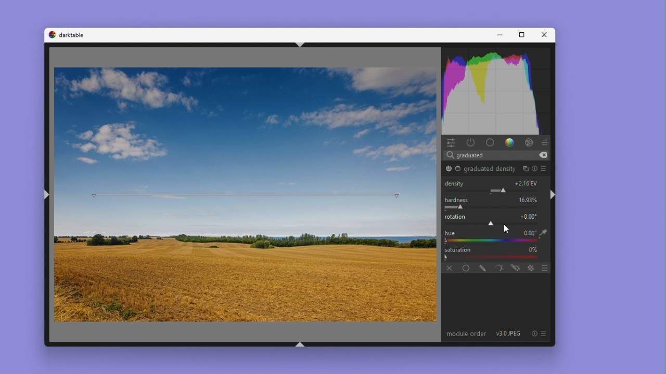 The width and height of the screenshot is (666, 374). I want to click on eyedropper tool logo, so click(544, 233).